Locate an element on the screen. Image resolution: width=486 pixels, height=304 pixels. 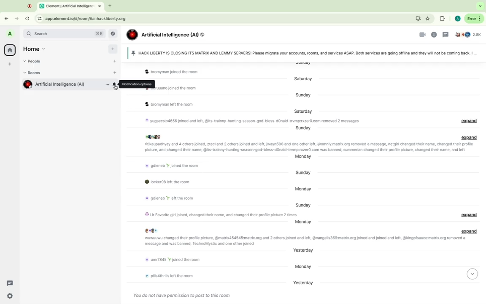
Expand is located at coordinates (471, 231).